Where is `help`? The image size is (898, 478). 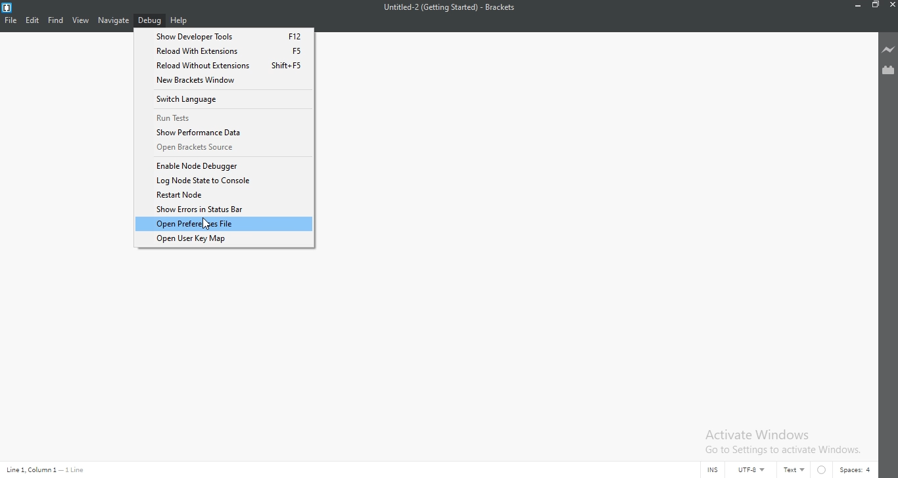 help is located at coordinates (179, 20).